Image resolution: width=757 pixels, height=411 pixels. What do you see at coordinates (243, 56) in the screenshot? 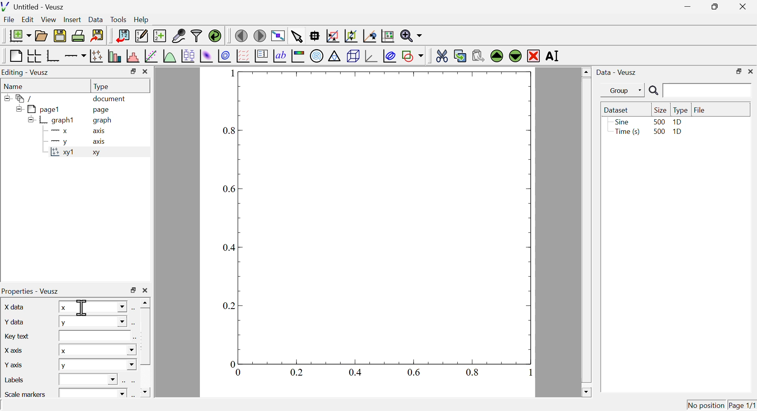
I see `plot a vector field` at bounding box center [243, 56].